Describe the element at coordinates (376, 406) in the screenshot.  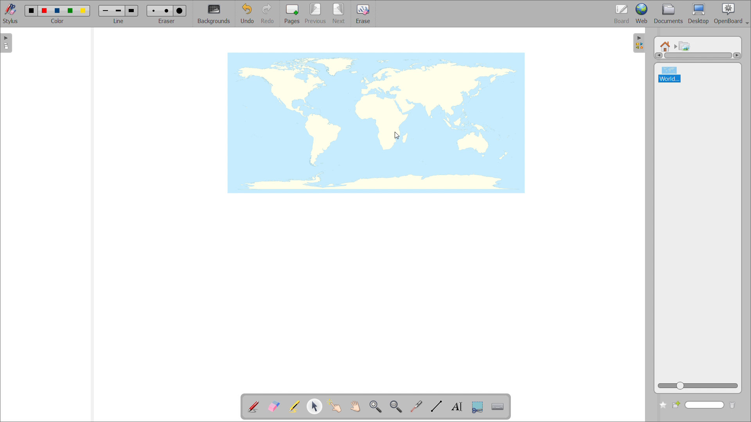
I see `zoom in` at that location.